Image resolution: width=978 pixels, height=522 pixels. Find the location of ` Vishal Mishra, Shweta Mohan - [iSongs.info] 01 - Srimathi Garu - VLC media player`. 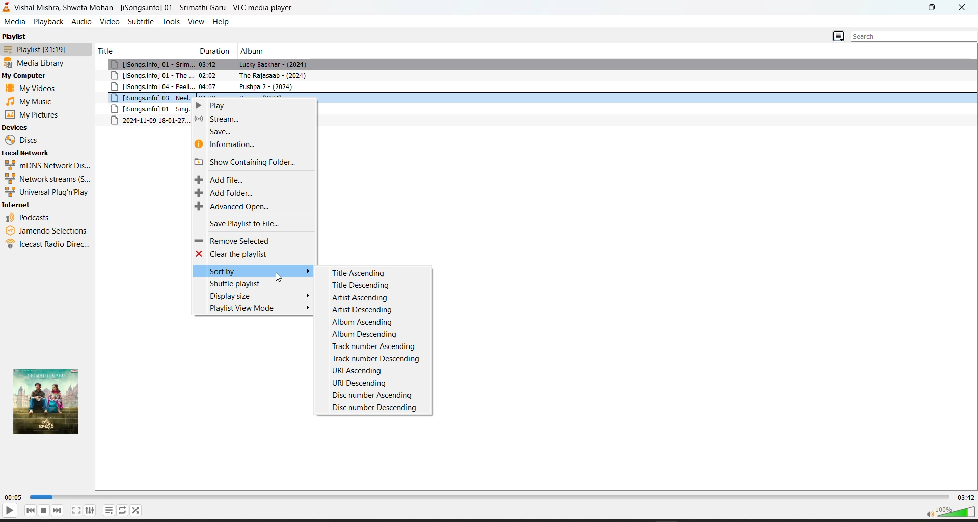

 Vishal Mishra, Shweta Mohan - [iSongs.info] 01 - Srimathi Garu - VLC media player is located at coordinates (154, 8).